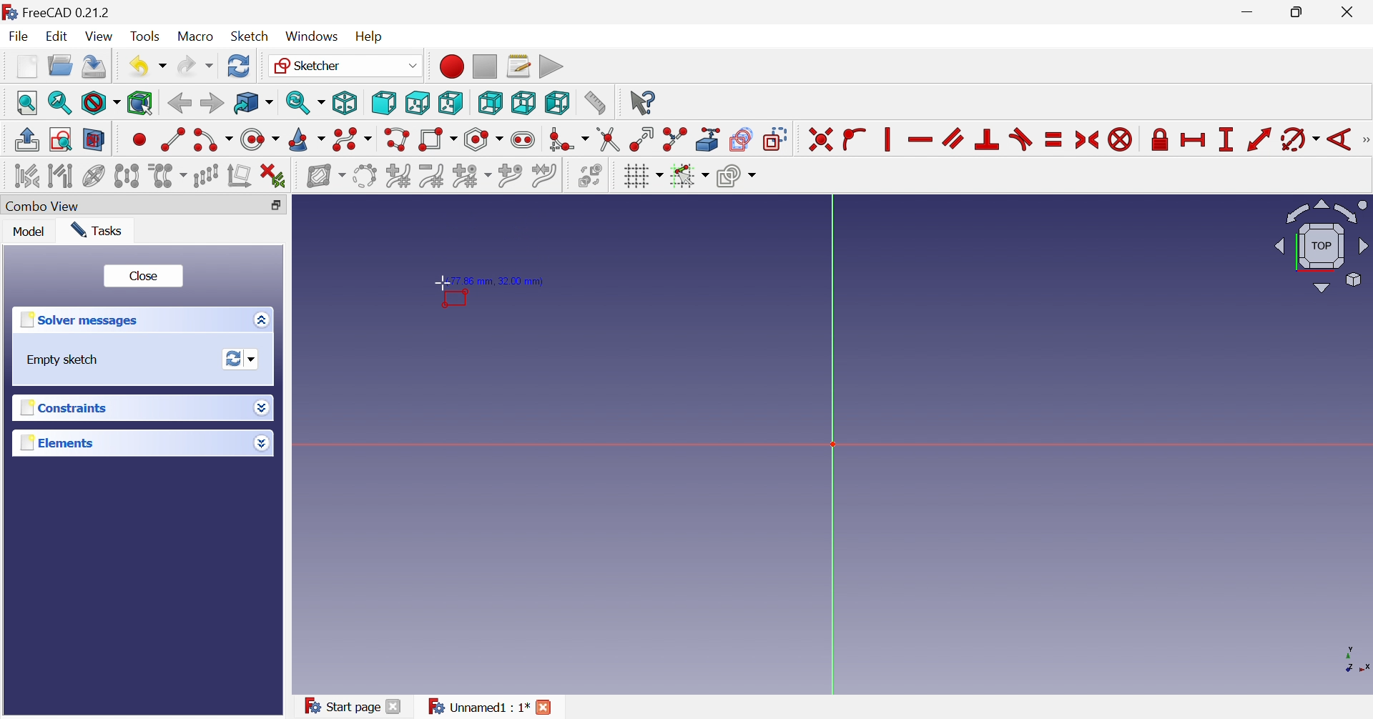  Describe the element at coordinates (709, 139) in the screenshot. I see `Create external geometry` at that location.